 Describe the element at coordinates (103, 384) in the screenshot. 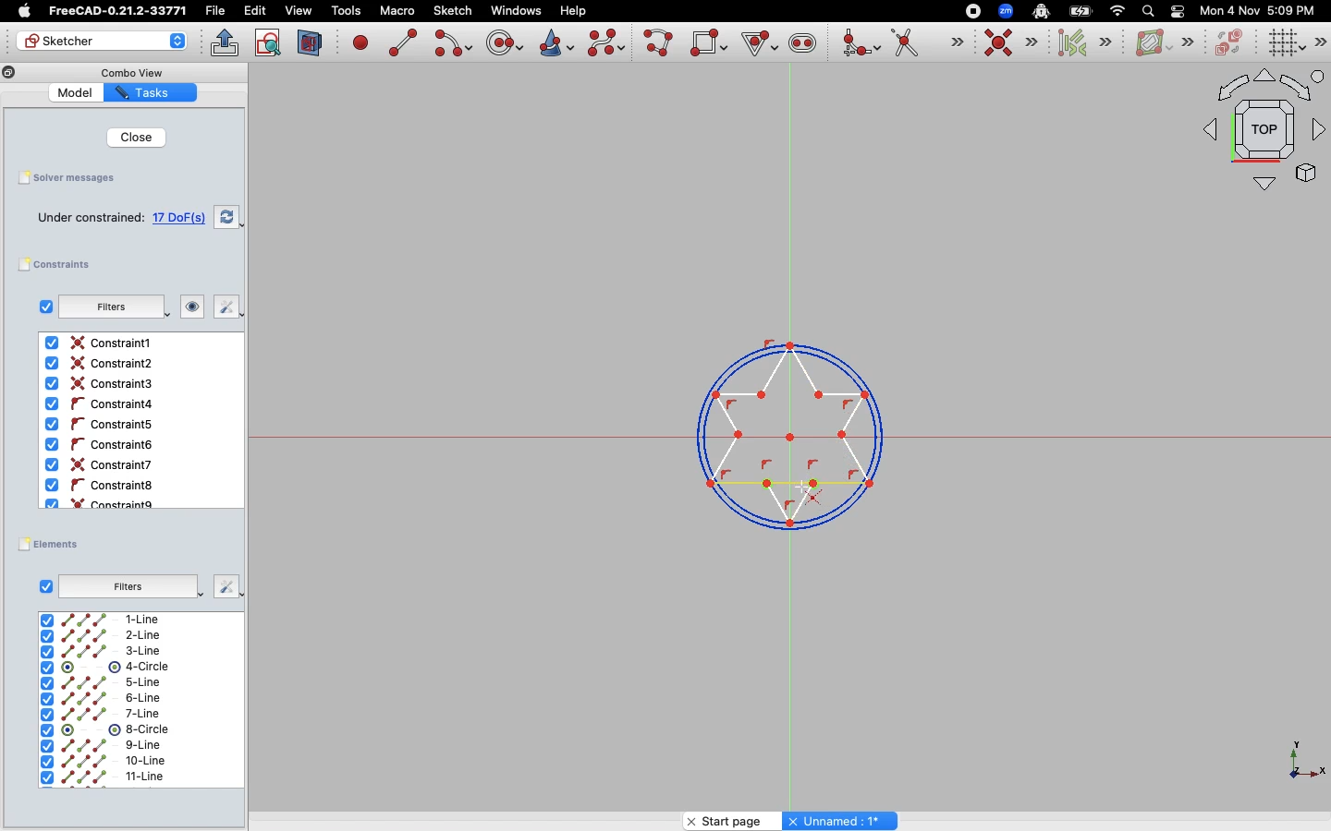

I see `Contraint3` at that location.